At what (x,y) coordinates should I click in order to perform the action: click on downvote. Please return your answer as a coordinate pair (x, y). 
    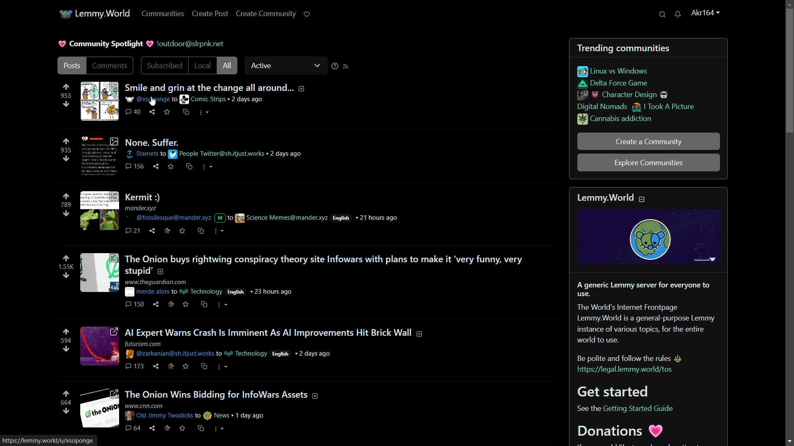
    Looking at the image, I should click on (66, 411).